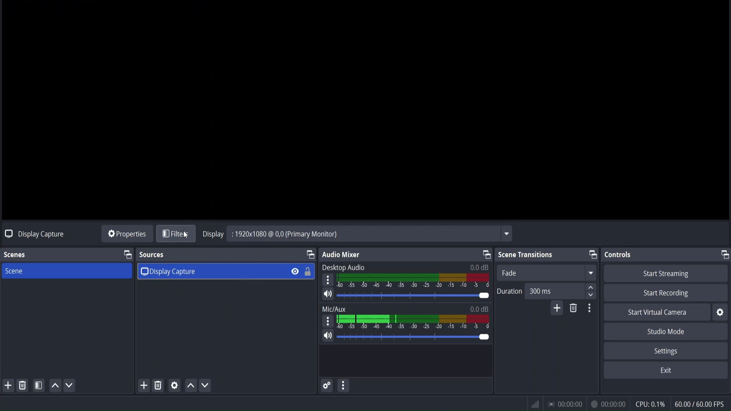 Image resolution: width=731 pixels, height=411 pixels. What do you see at coordinates (592, 255) in the screenshot?
I see `change tab layout` at bounding box center [592, 255].